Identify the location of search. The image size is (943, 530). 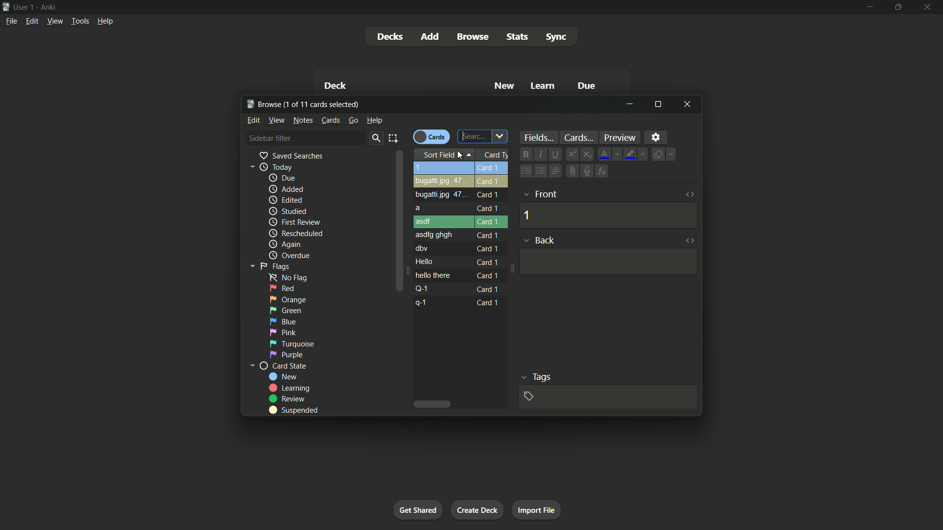
(482, 136).